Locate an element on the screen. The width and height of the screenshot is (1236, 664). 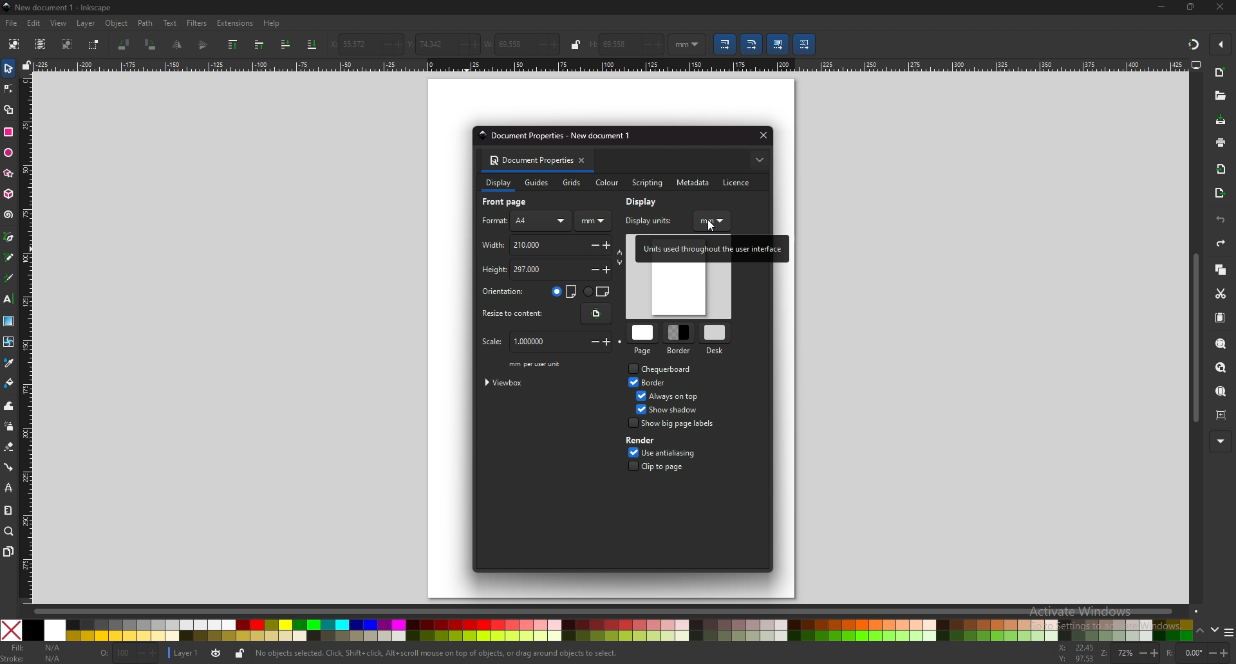
portrait is located at coordinates (565, 291).